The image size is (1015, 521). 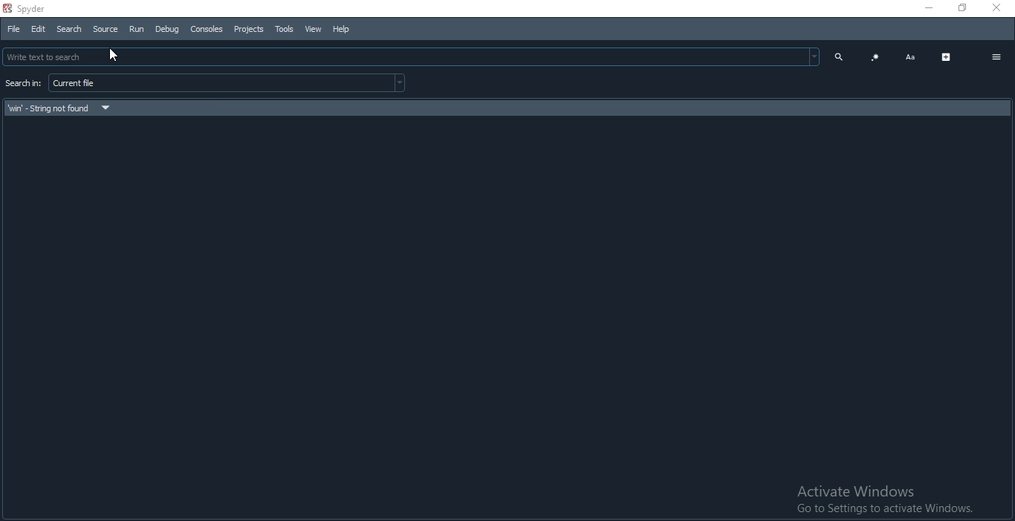 What do you see at coordinates (311, 29) in the screenshot?
I see `View` at bounding box center [311, 29].